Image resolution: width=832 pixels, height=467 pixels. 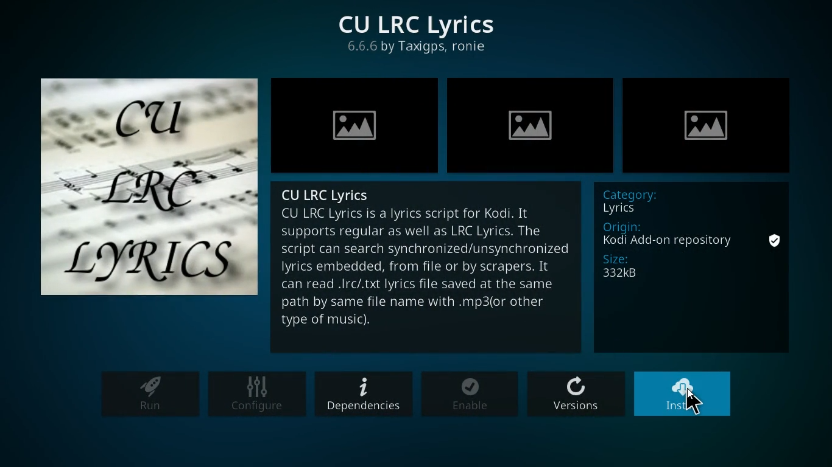 What do you see at coordinates (654, 201) in the screenshot?
I see `category` at bounding box center [654, 201].